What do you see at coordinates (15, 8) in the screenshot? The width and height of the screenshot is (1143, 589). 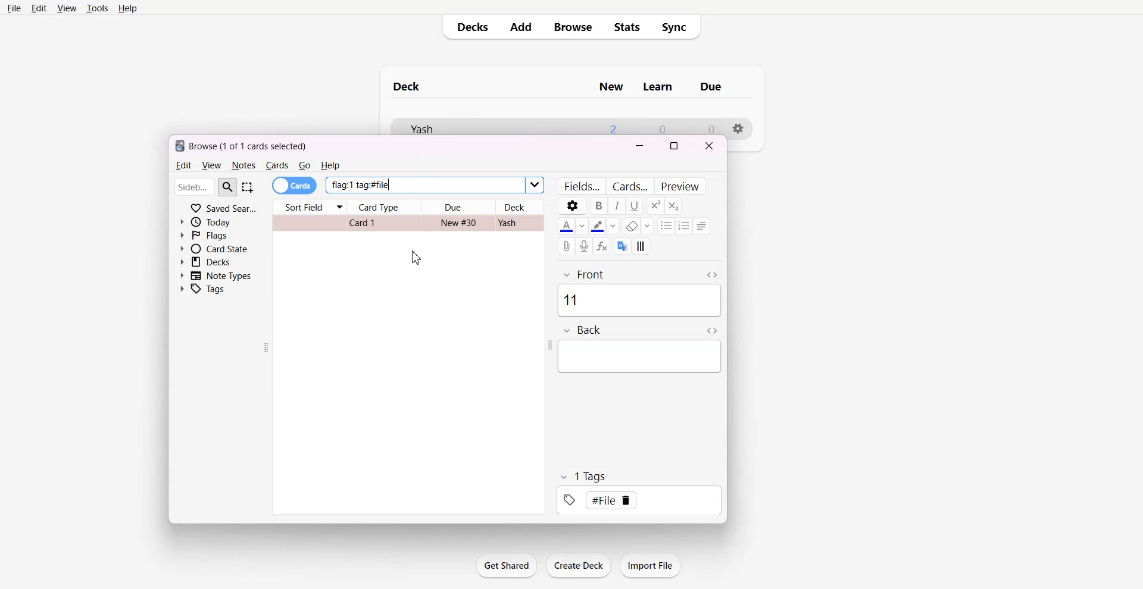 I see `File` at bounding box center [15, 8].